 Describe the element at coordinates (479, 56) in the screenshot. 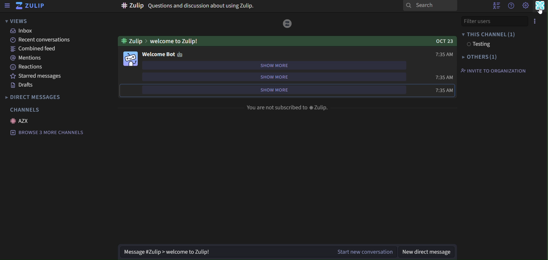

I see `others(1)` at that location.